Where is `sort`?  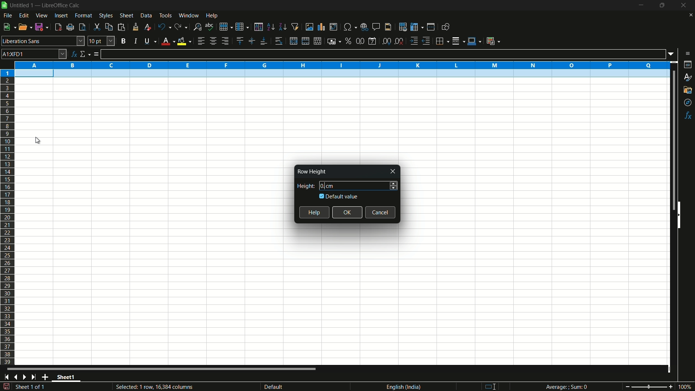
sort is located at coordinates (258, 27).